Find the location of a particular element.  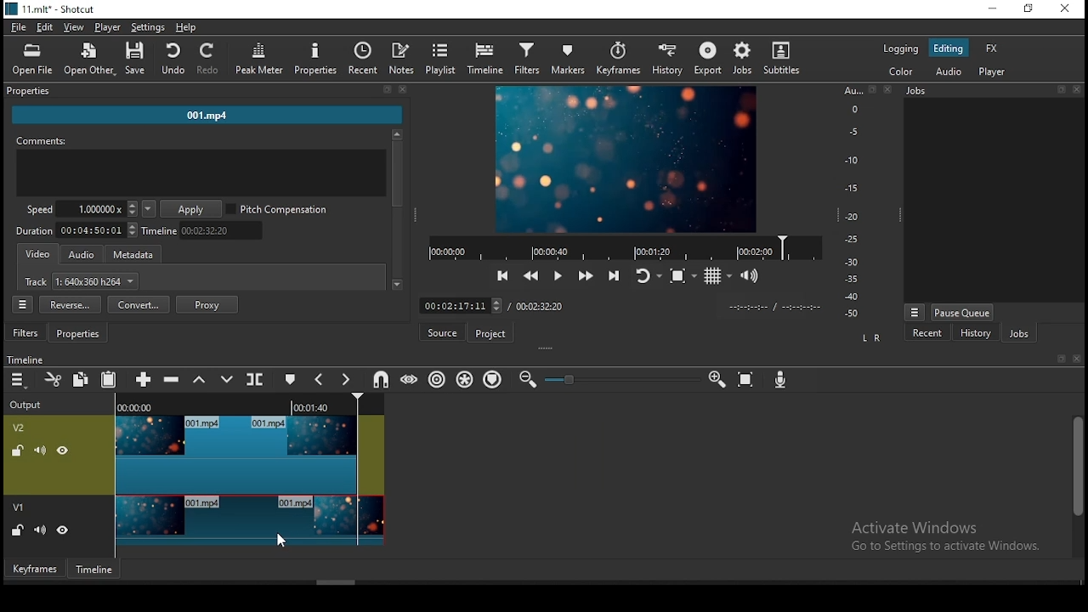

subtitles is located at coordinates (785, 59).